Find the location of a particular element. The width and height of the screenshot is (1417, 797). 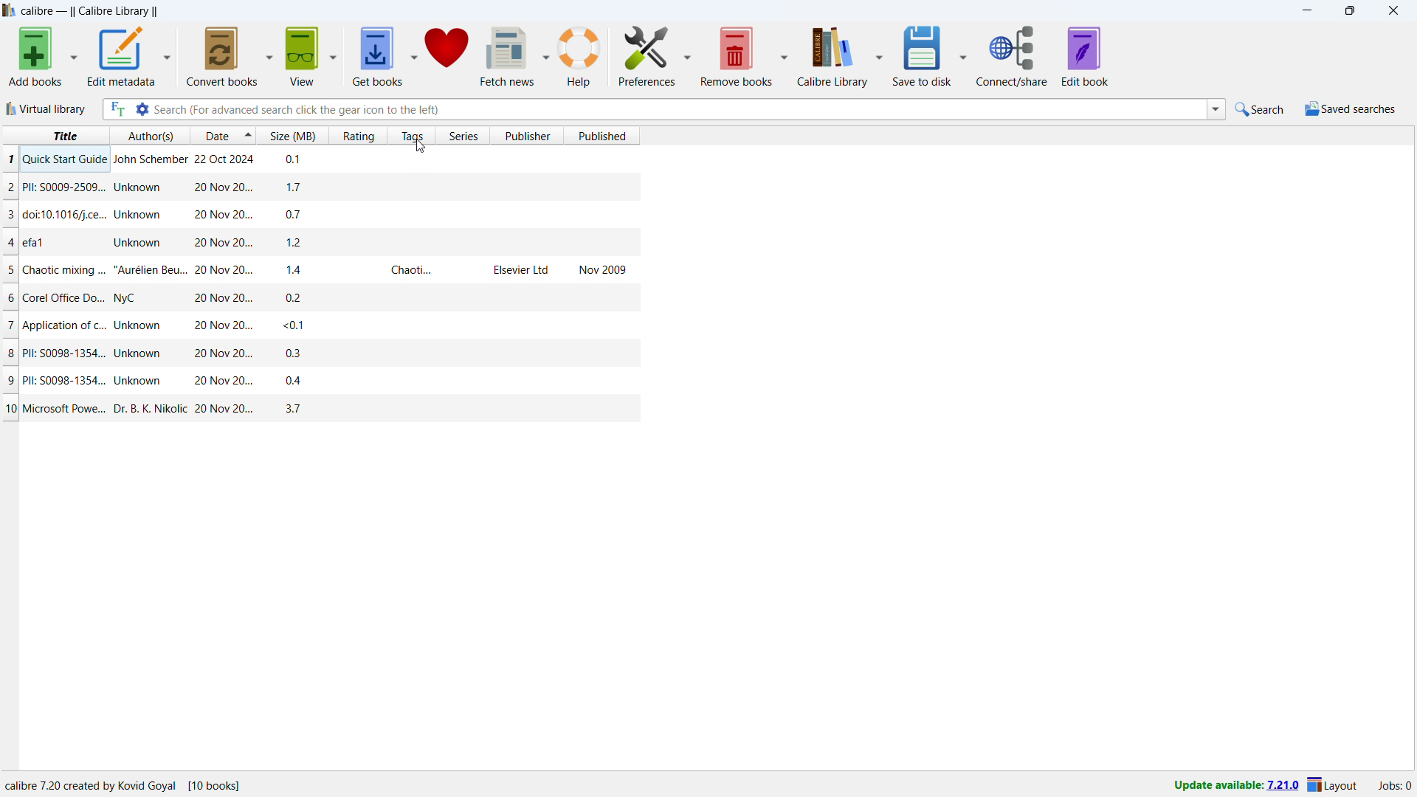

help is located at coordinates (580, 55).